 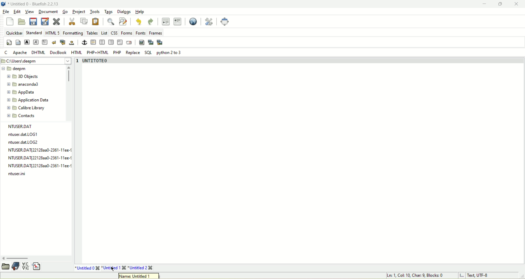 What do you see at coordinates (111, 43) in the screenshot?
I see `right justify ` at bounding box center [111, 43].